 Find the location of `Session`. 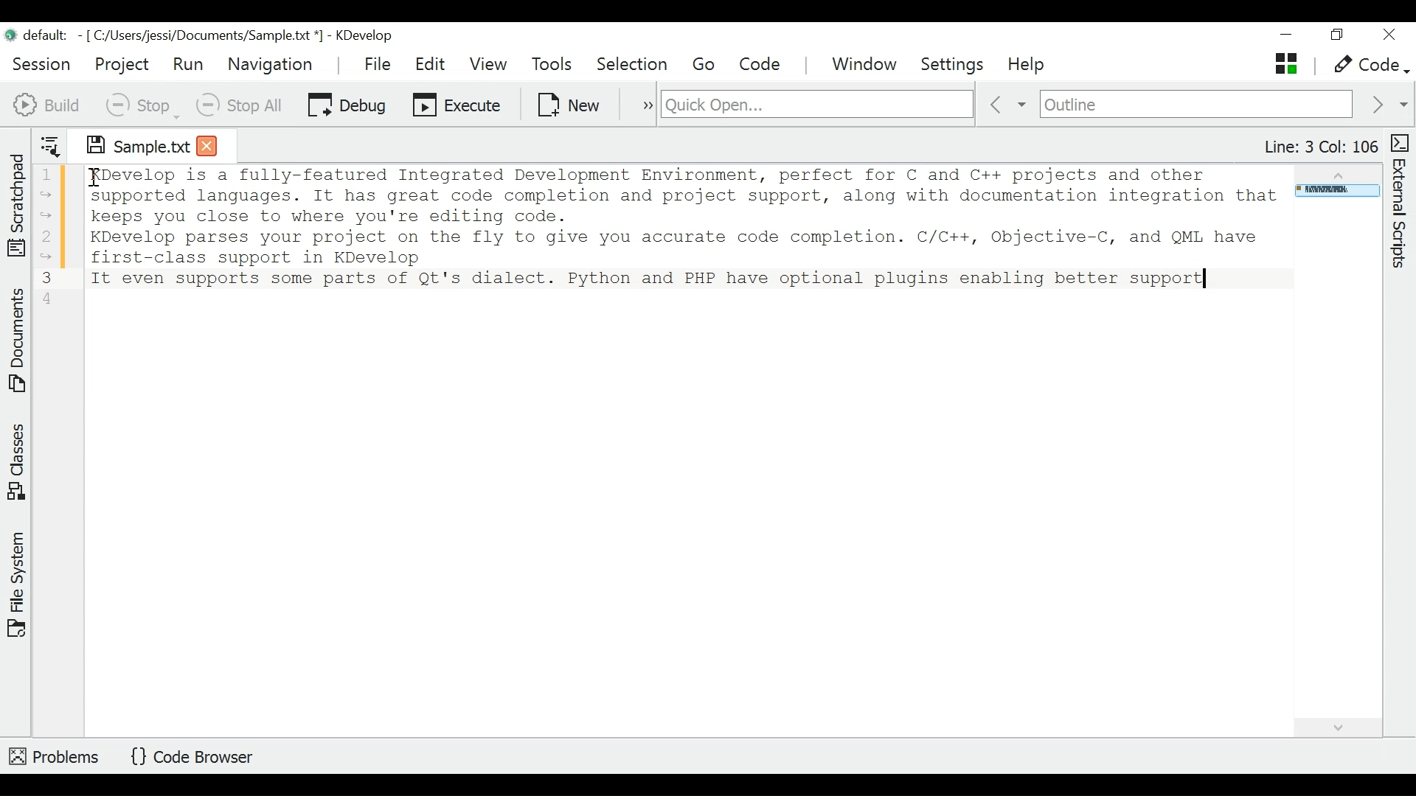

Session is located at coordinates (42, 62).